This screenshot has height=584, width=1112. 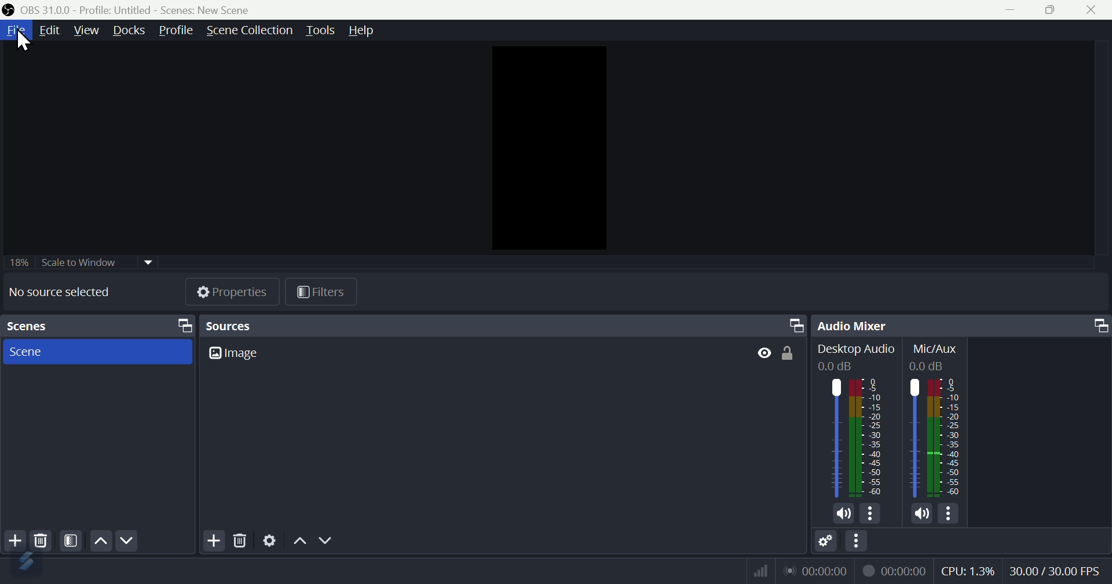 I want to click on scenes, so click(x=98, y=351).